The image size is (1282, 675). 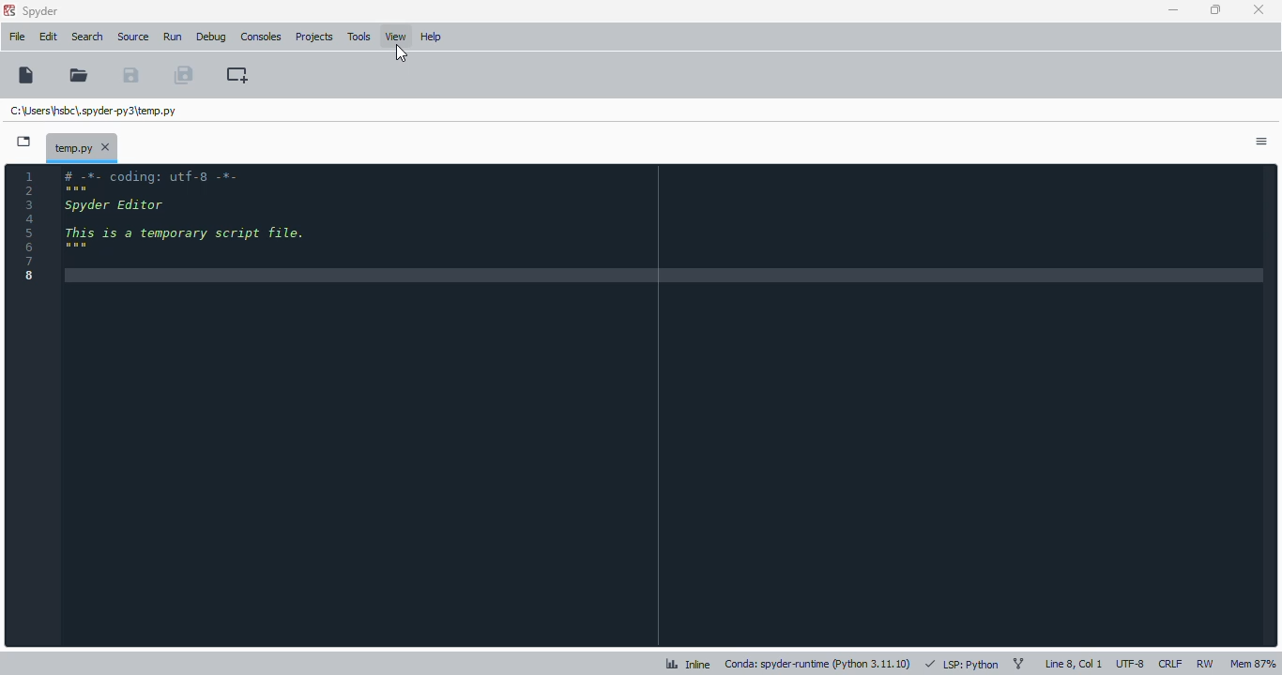 What do you see at coordinates (173, 37) in the screenshot?
I see `run` at bounding box center [173, 37].